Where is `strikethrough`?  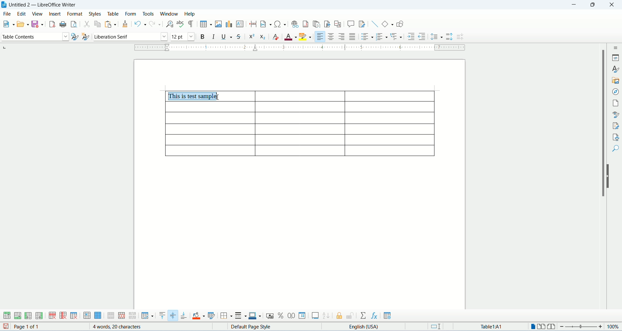
strikethrough is located at coordinates (238, 37).